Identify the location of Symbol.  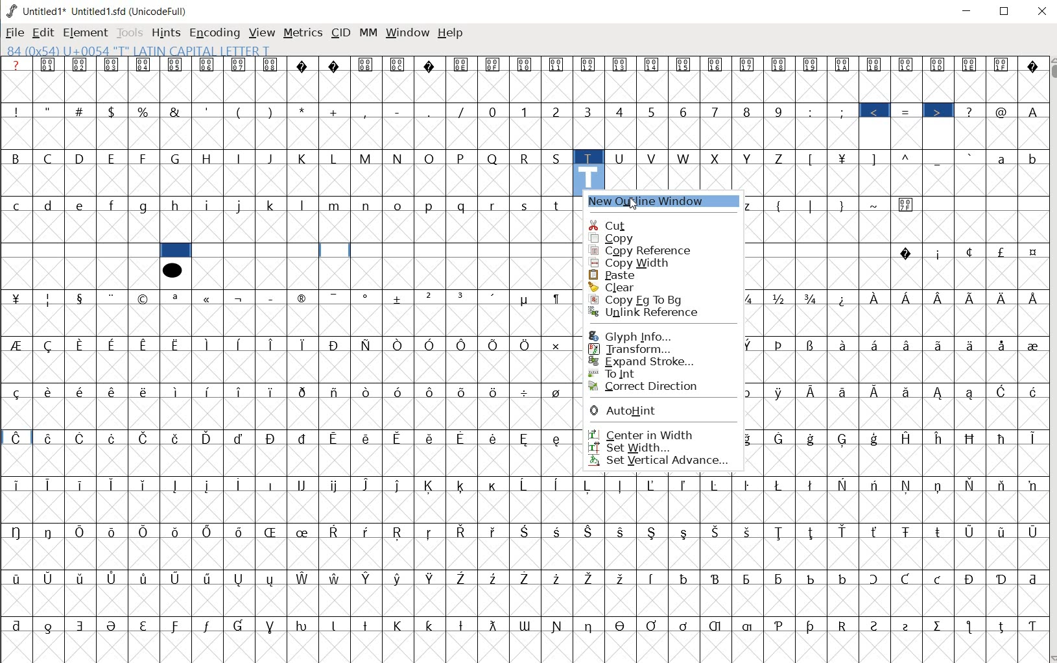
(16, 437).